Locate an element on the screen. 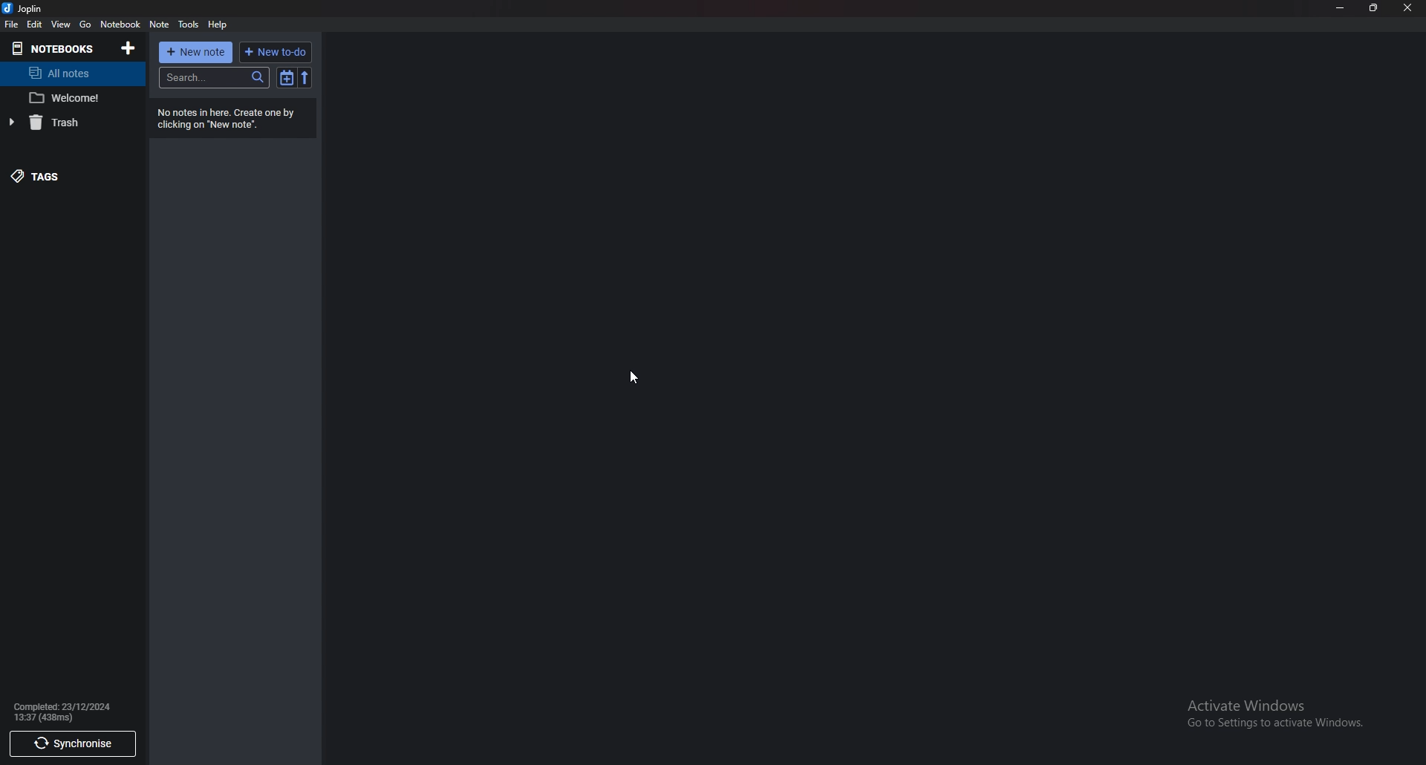 The image size is (1426, 765). go is located at coordinates (86, 25).